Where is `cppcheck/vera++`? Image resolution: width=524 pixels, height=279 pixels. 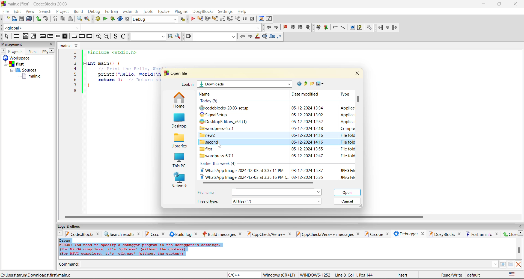
cppcheck/vera++ is located at coordinates (265, 235).